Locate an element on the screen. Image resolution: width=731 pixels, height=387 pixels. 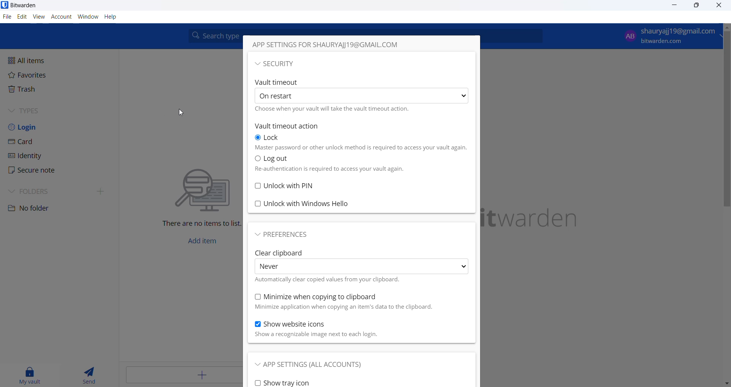
bitwarden is located at coordinates (22, 5).